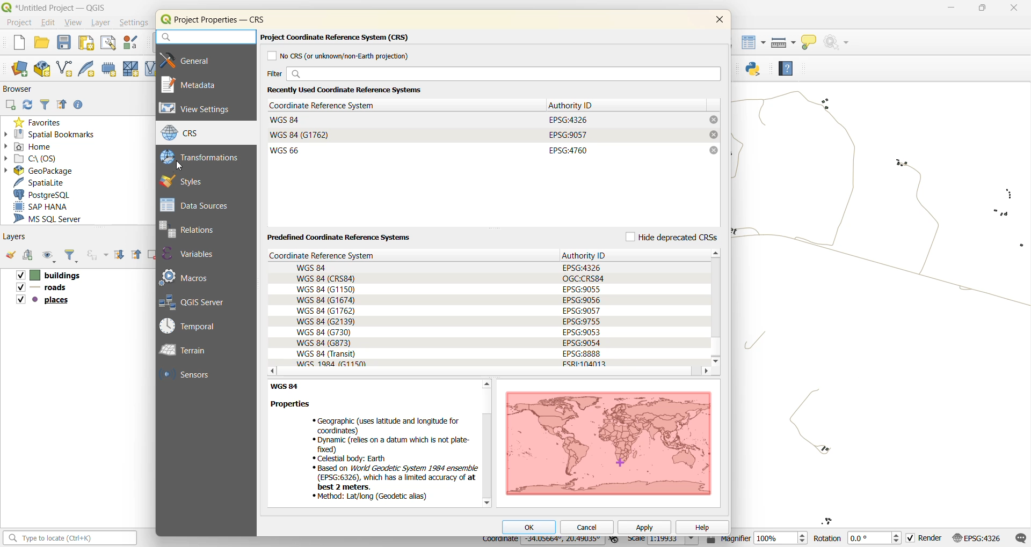 The height and width of the screenshot is (547, 1031). Describe the element at coordinates (717, 253) in the screenshot. I see `scroll up` at that location.